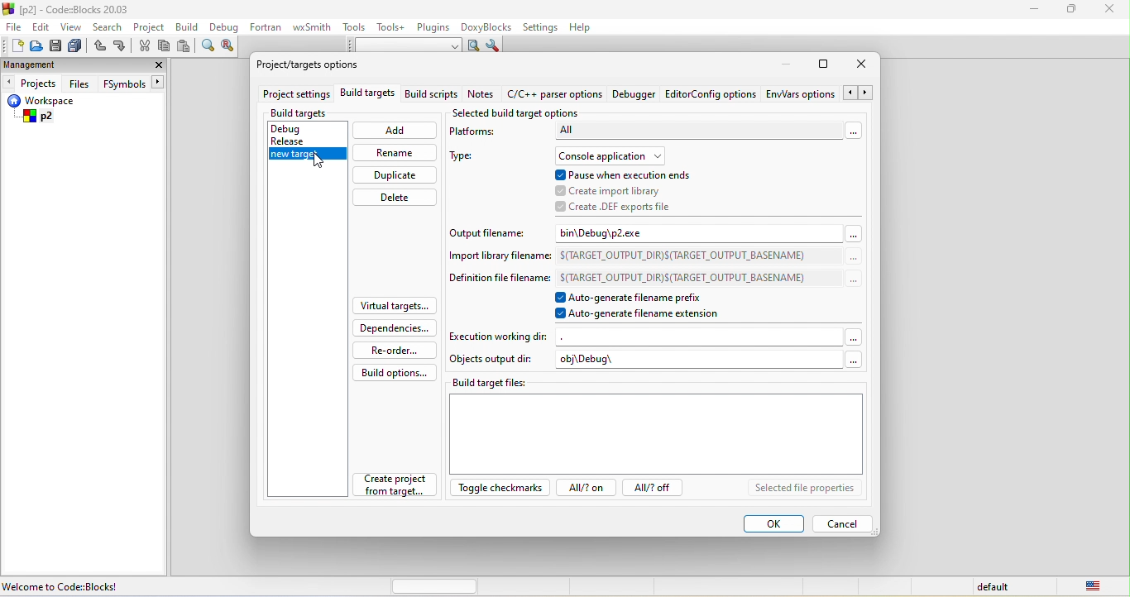 This screenshot has width=1130, height=597. I want to click on help, so click(587, 28).